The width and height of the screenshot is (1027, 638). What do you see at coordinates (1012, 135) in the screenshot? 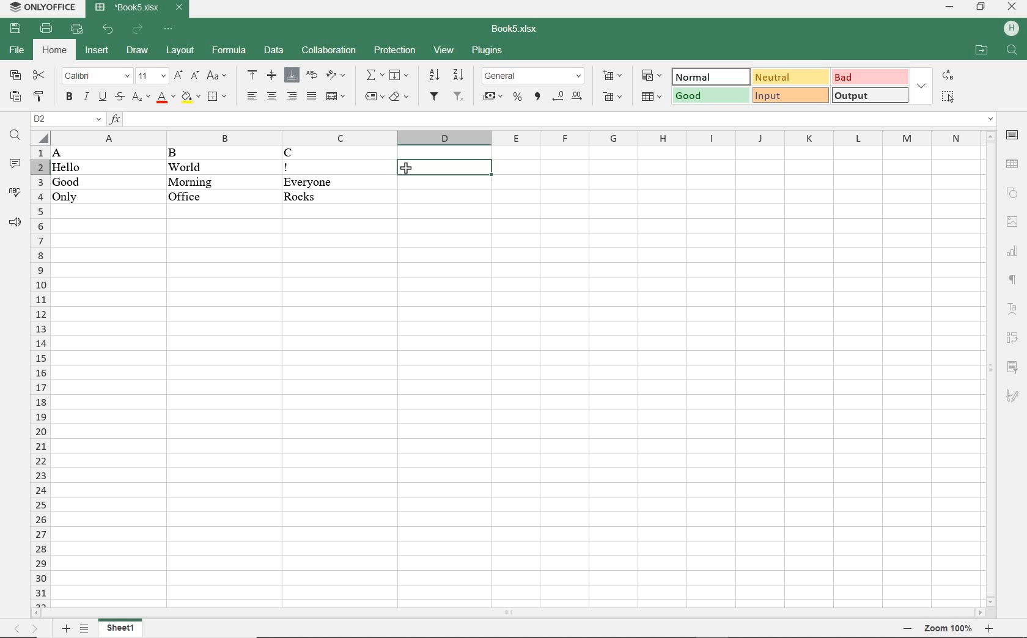
I see `cell settings` at bounding box center [1012, 135].